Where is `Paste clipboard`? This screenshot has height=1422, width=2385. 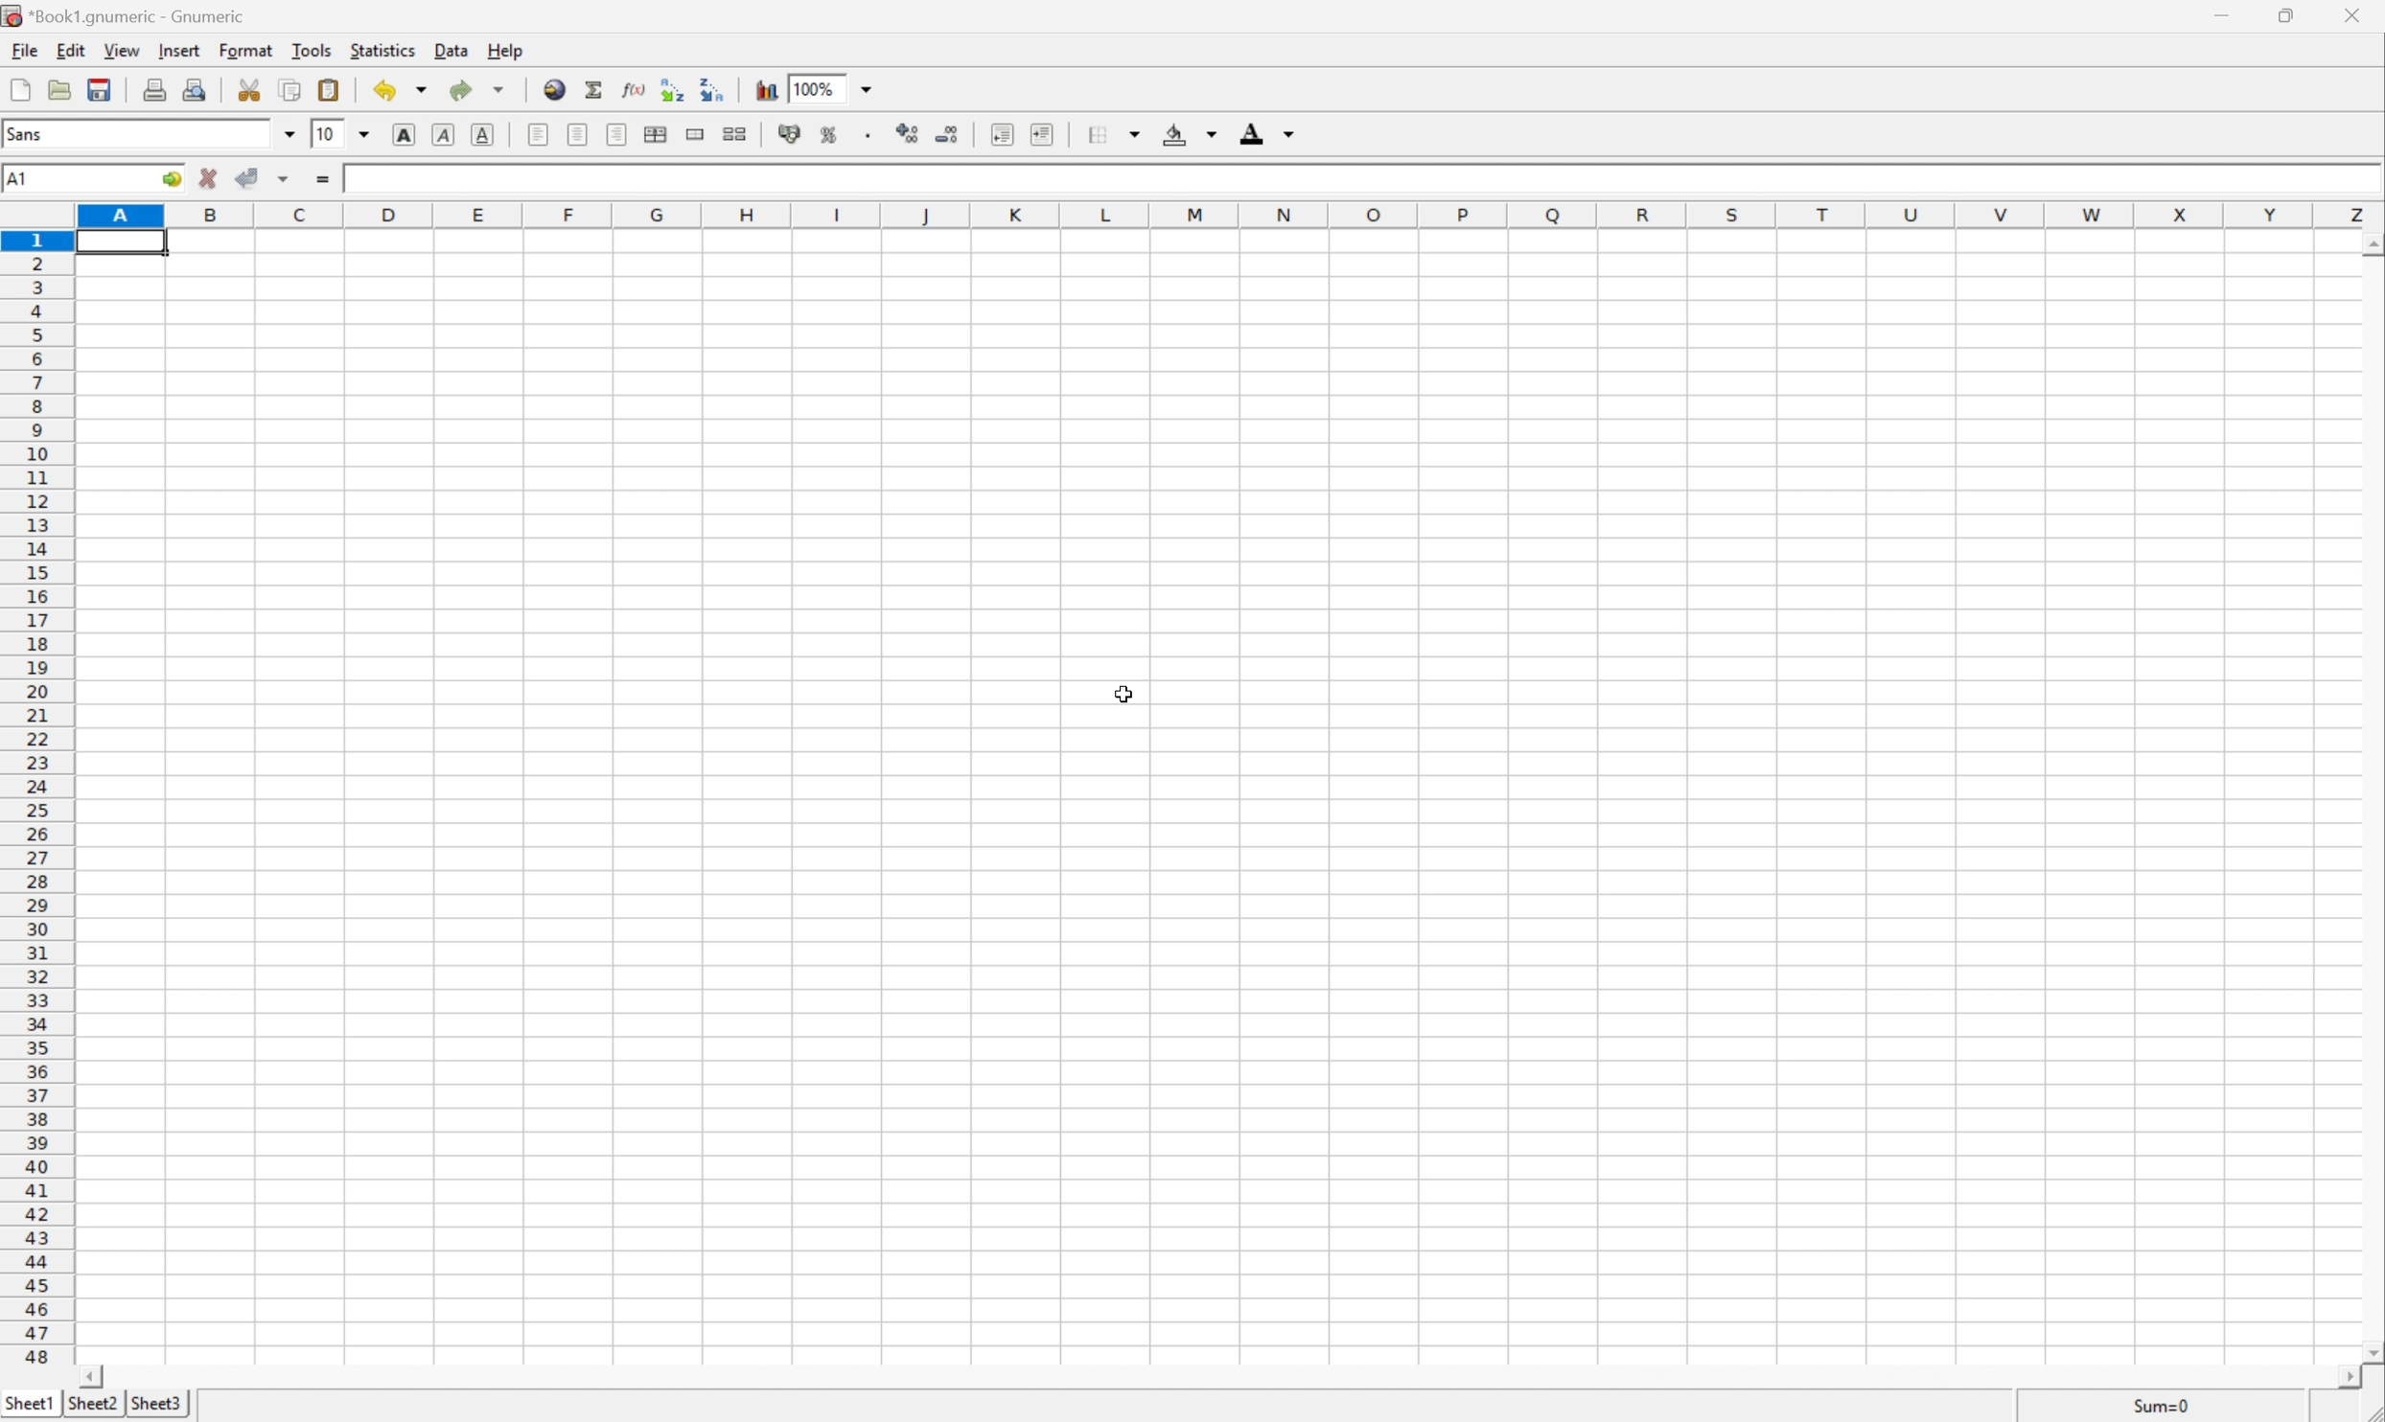
Paste clipboard is located at coordinates (331, 89).